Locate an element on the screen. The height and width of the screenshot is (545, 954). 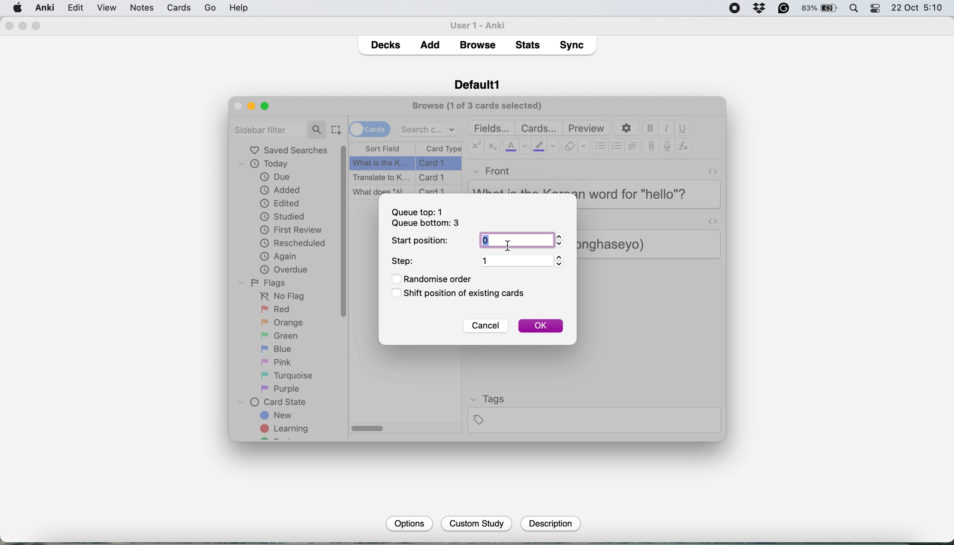
bold is located at coordinates (652, 128).